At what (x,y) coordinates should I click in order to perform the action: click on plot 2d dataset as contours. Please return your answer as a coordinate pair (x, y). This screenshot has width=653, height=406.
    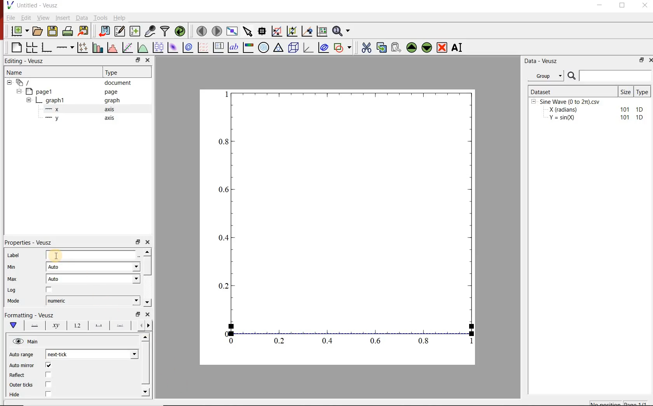
    Looking at the image, I should click on (188, 47).